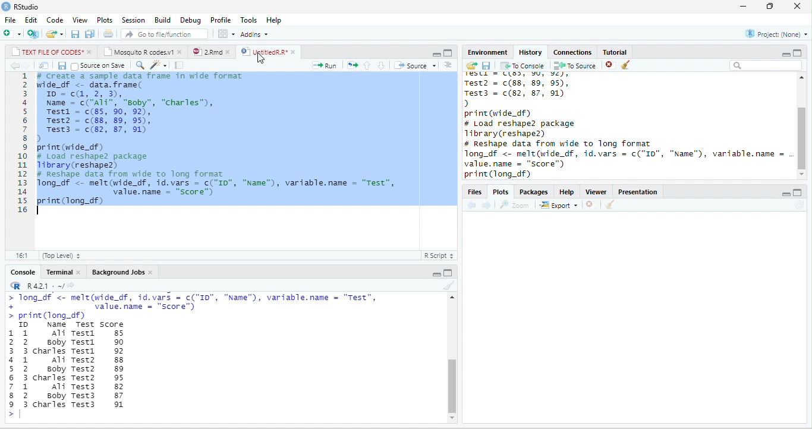 Image resolution: width=812 pixels, height=429 pixels. Describe the element at coordinates (786, 194) in the screenshot. I see `minimize` at that location.